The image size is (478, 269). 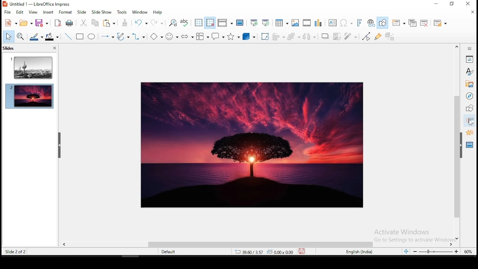 What do you see at coordinates (280, 36) in the screenshot?
I see `align objects` at bounding box center [280, 36].